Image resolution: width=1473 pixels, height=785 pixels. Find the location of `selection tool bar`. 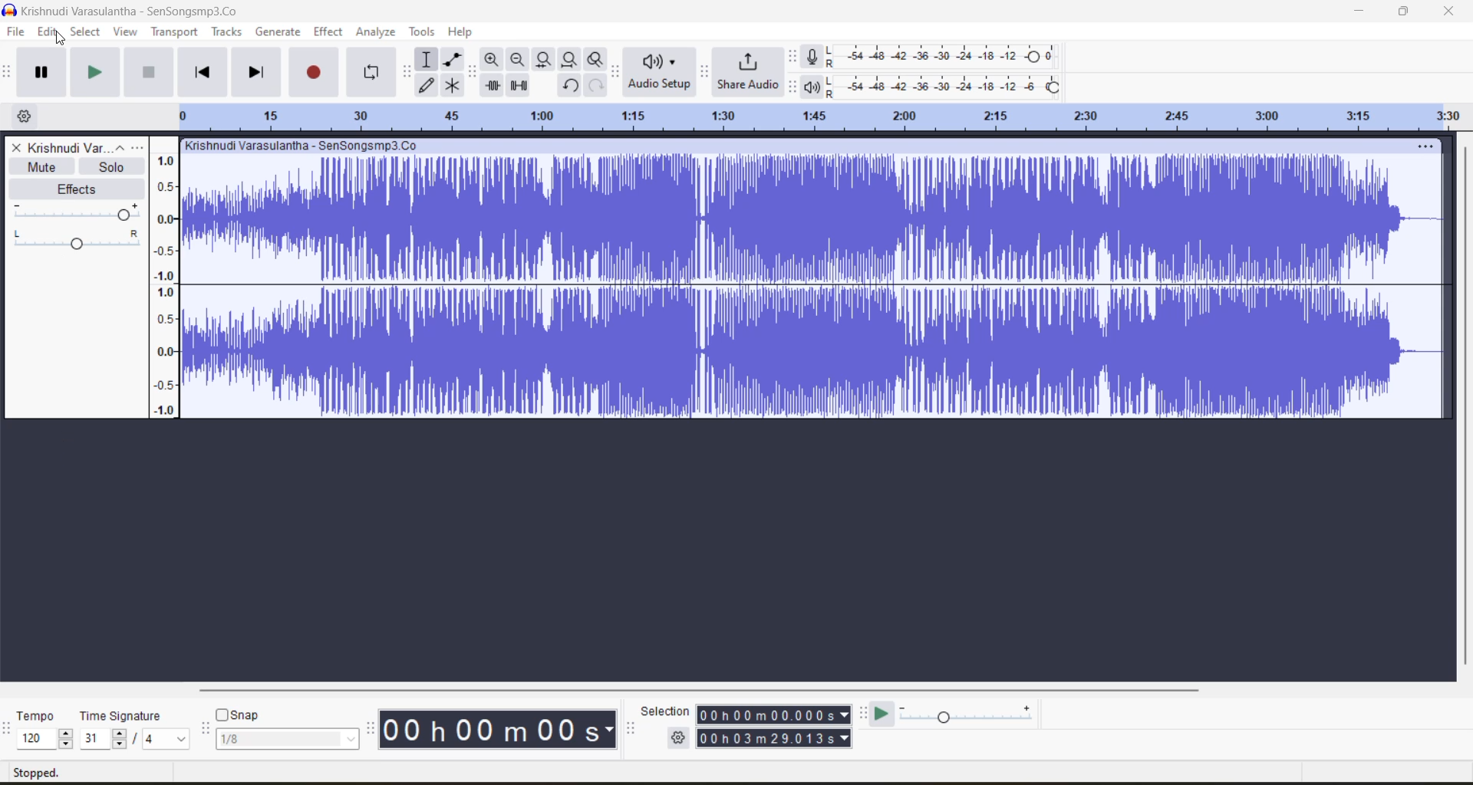

selection tool bar is located at coordinates (630, 729).